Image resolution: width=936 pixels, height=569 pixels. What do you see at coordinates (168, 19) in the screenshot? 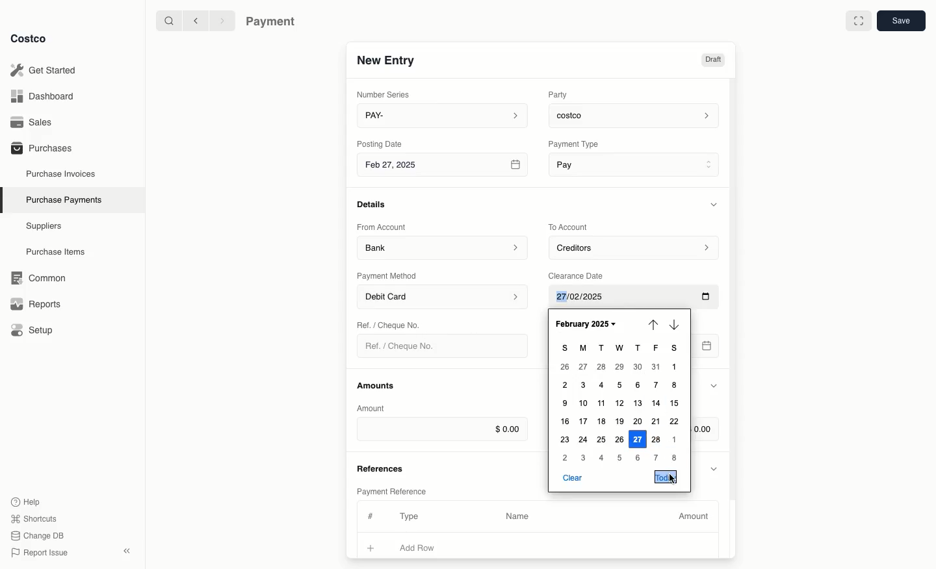
I see `Search` at bounding box center [168, 19].